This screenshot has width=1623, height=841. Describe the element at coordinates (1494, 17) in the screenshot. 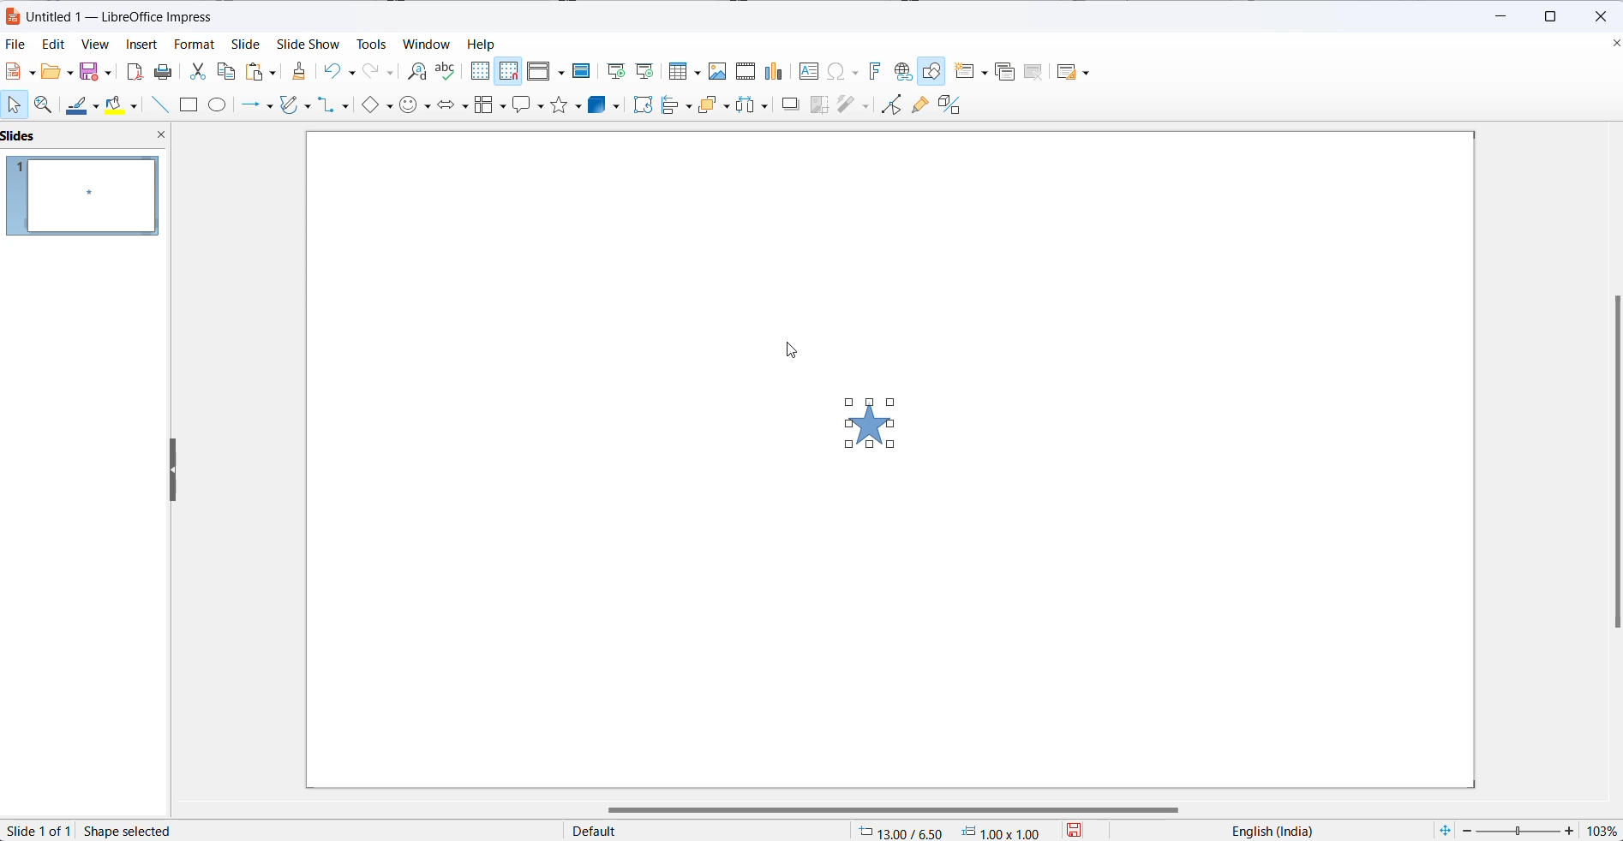

I see `minimize` at that location.